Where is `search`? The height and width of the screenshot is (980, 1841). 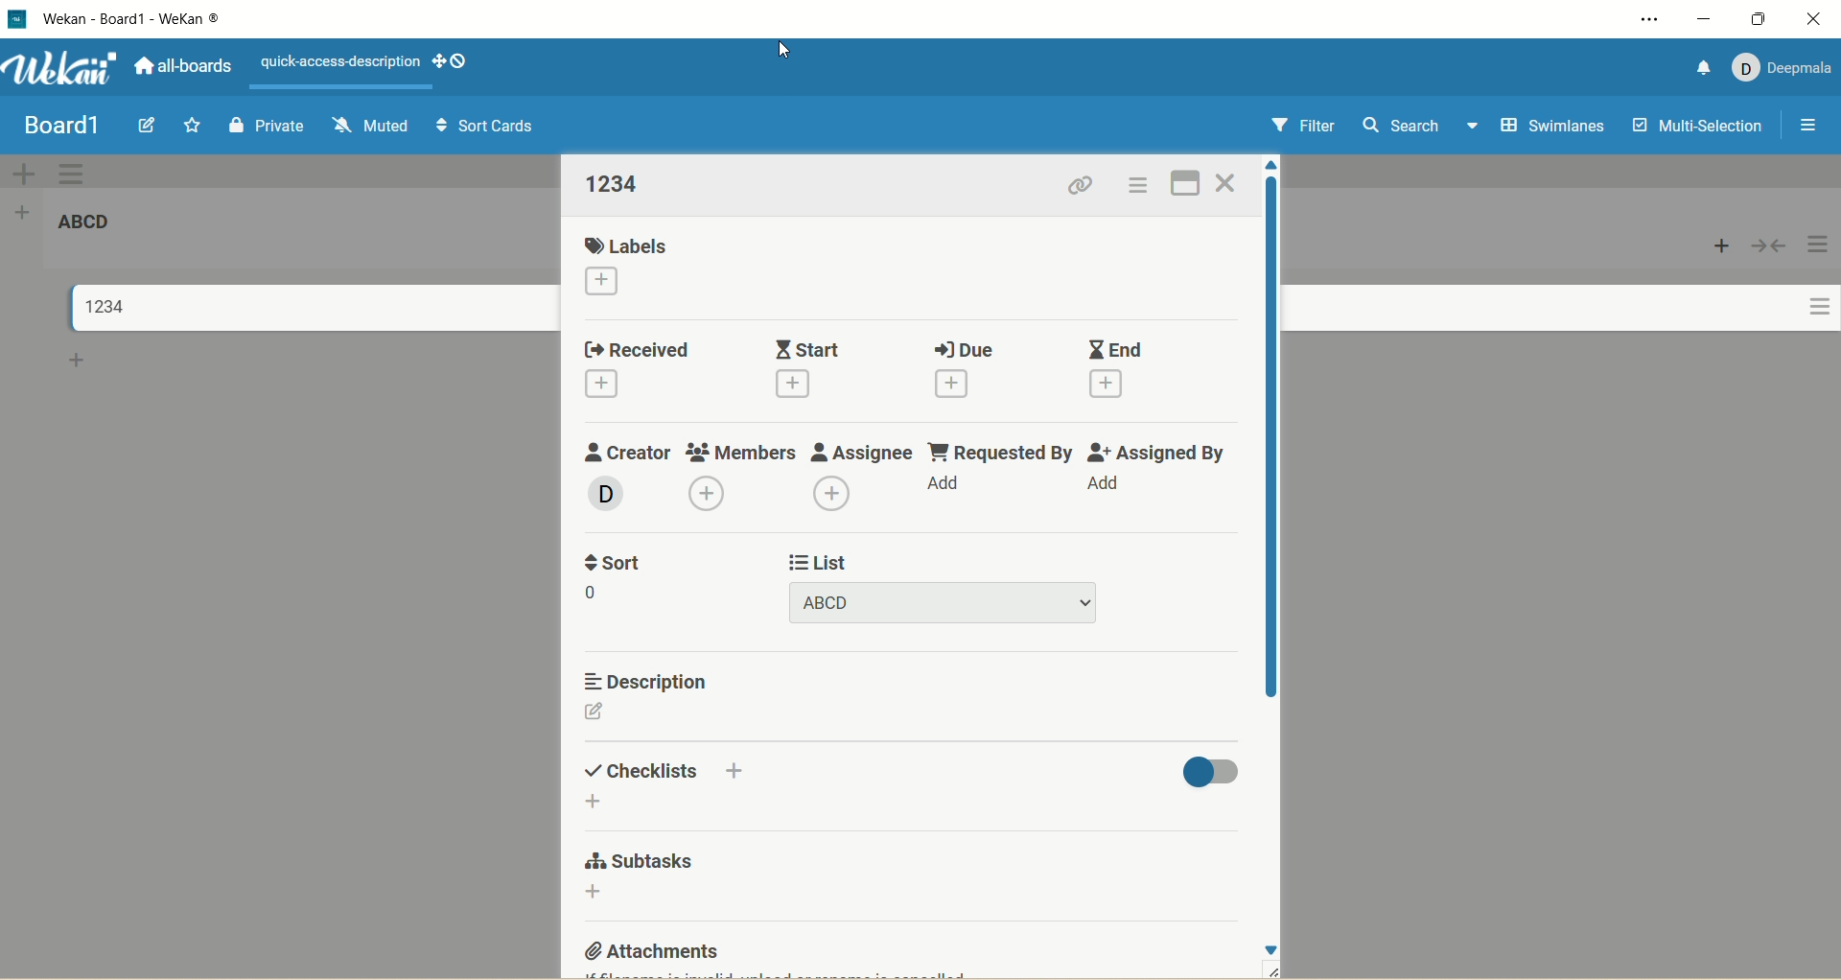 search is located at coordinates (1422, 128).